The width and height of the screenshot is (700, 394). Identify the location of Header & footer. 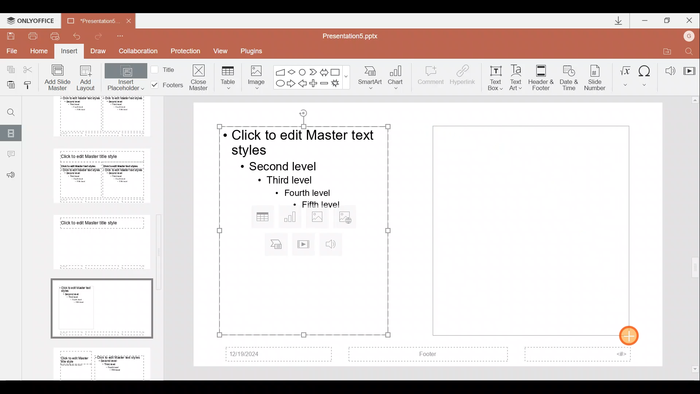
(541, 77).